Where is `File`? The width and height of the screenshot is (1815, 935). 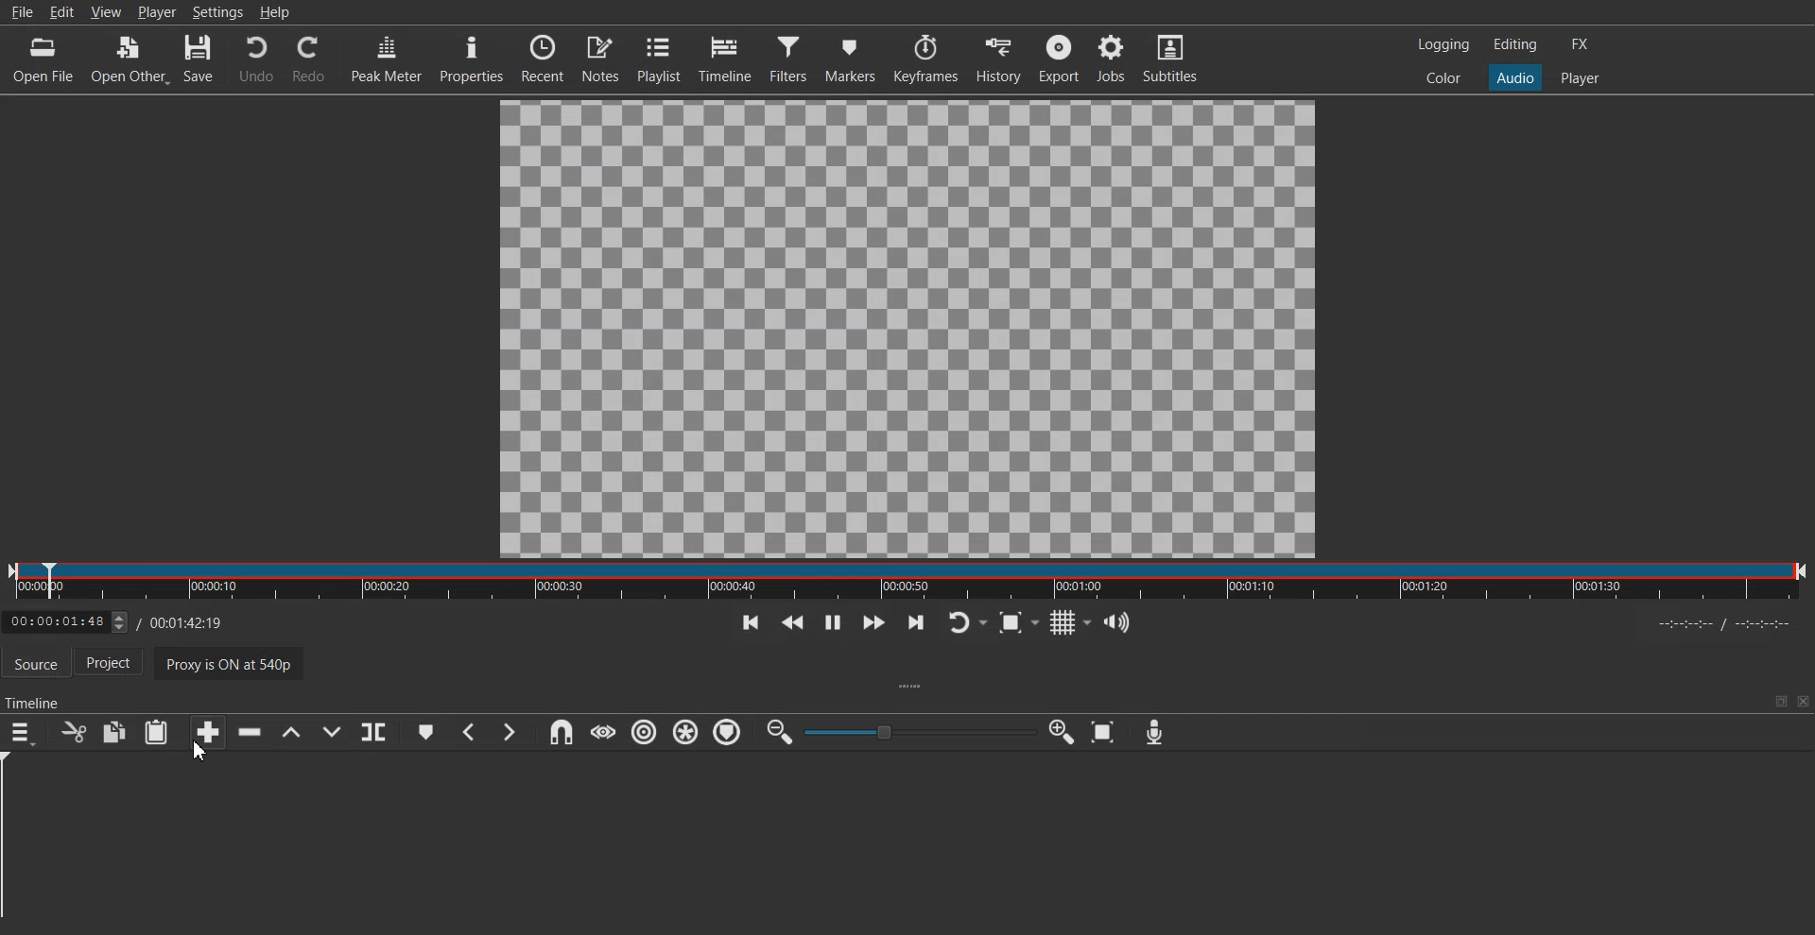 File is located at coordinates (21, 13).